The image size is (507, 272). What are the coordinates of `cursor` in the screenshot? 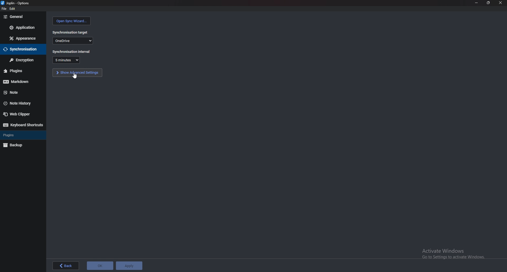 It's located at (75, 76).